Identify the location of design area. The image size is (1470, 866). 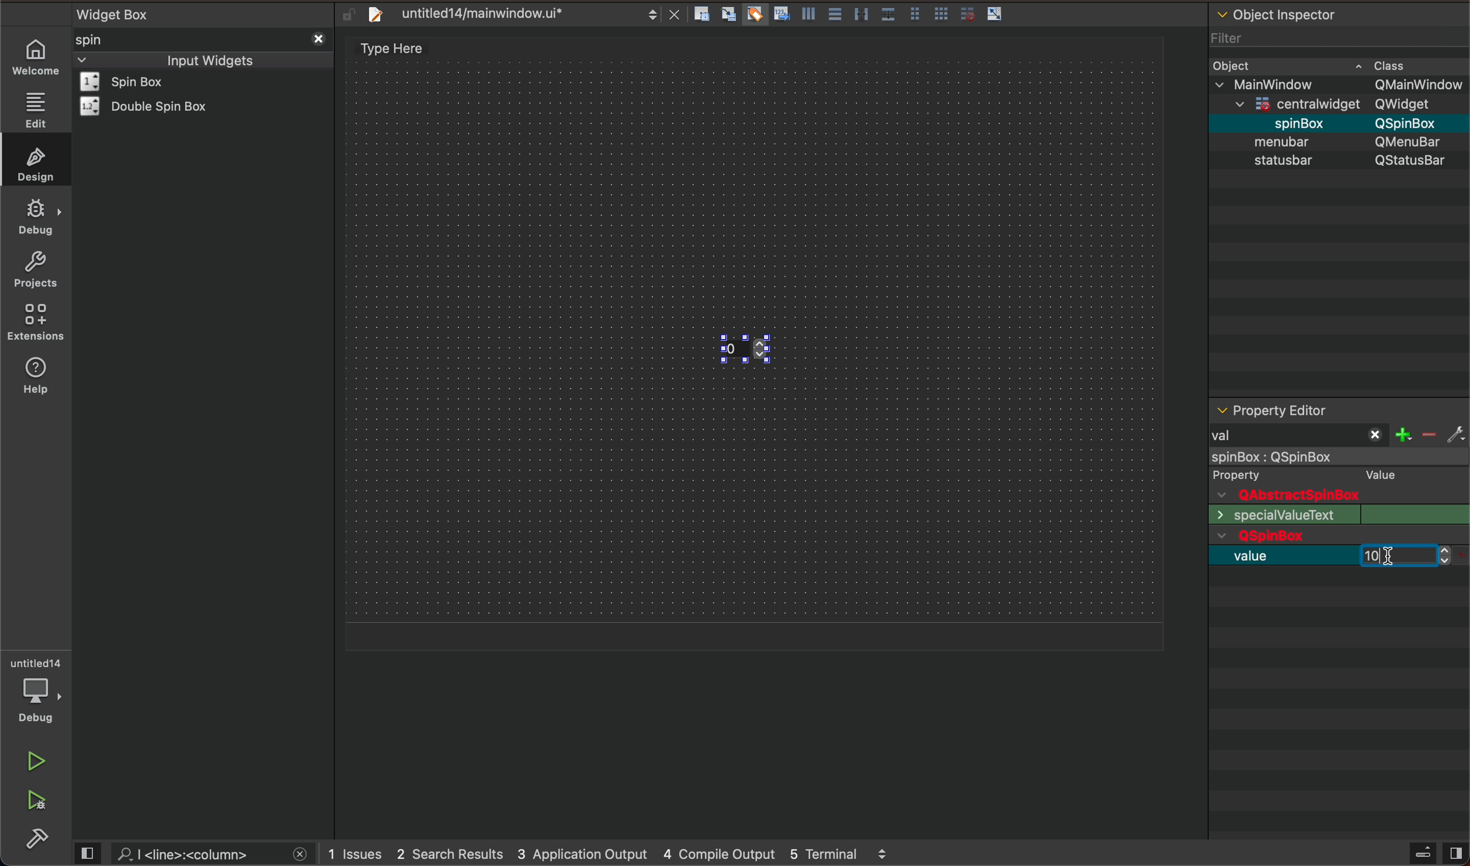
(399, 48).